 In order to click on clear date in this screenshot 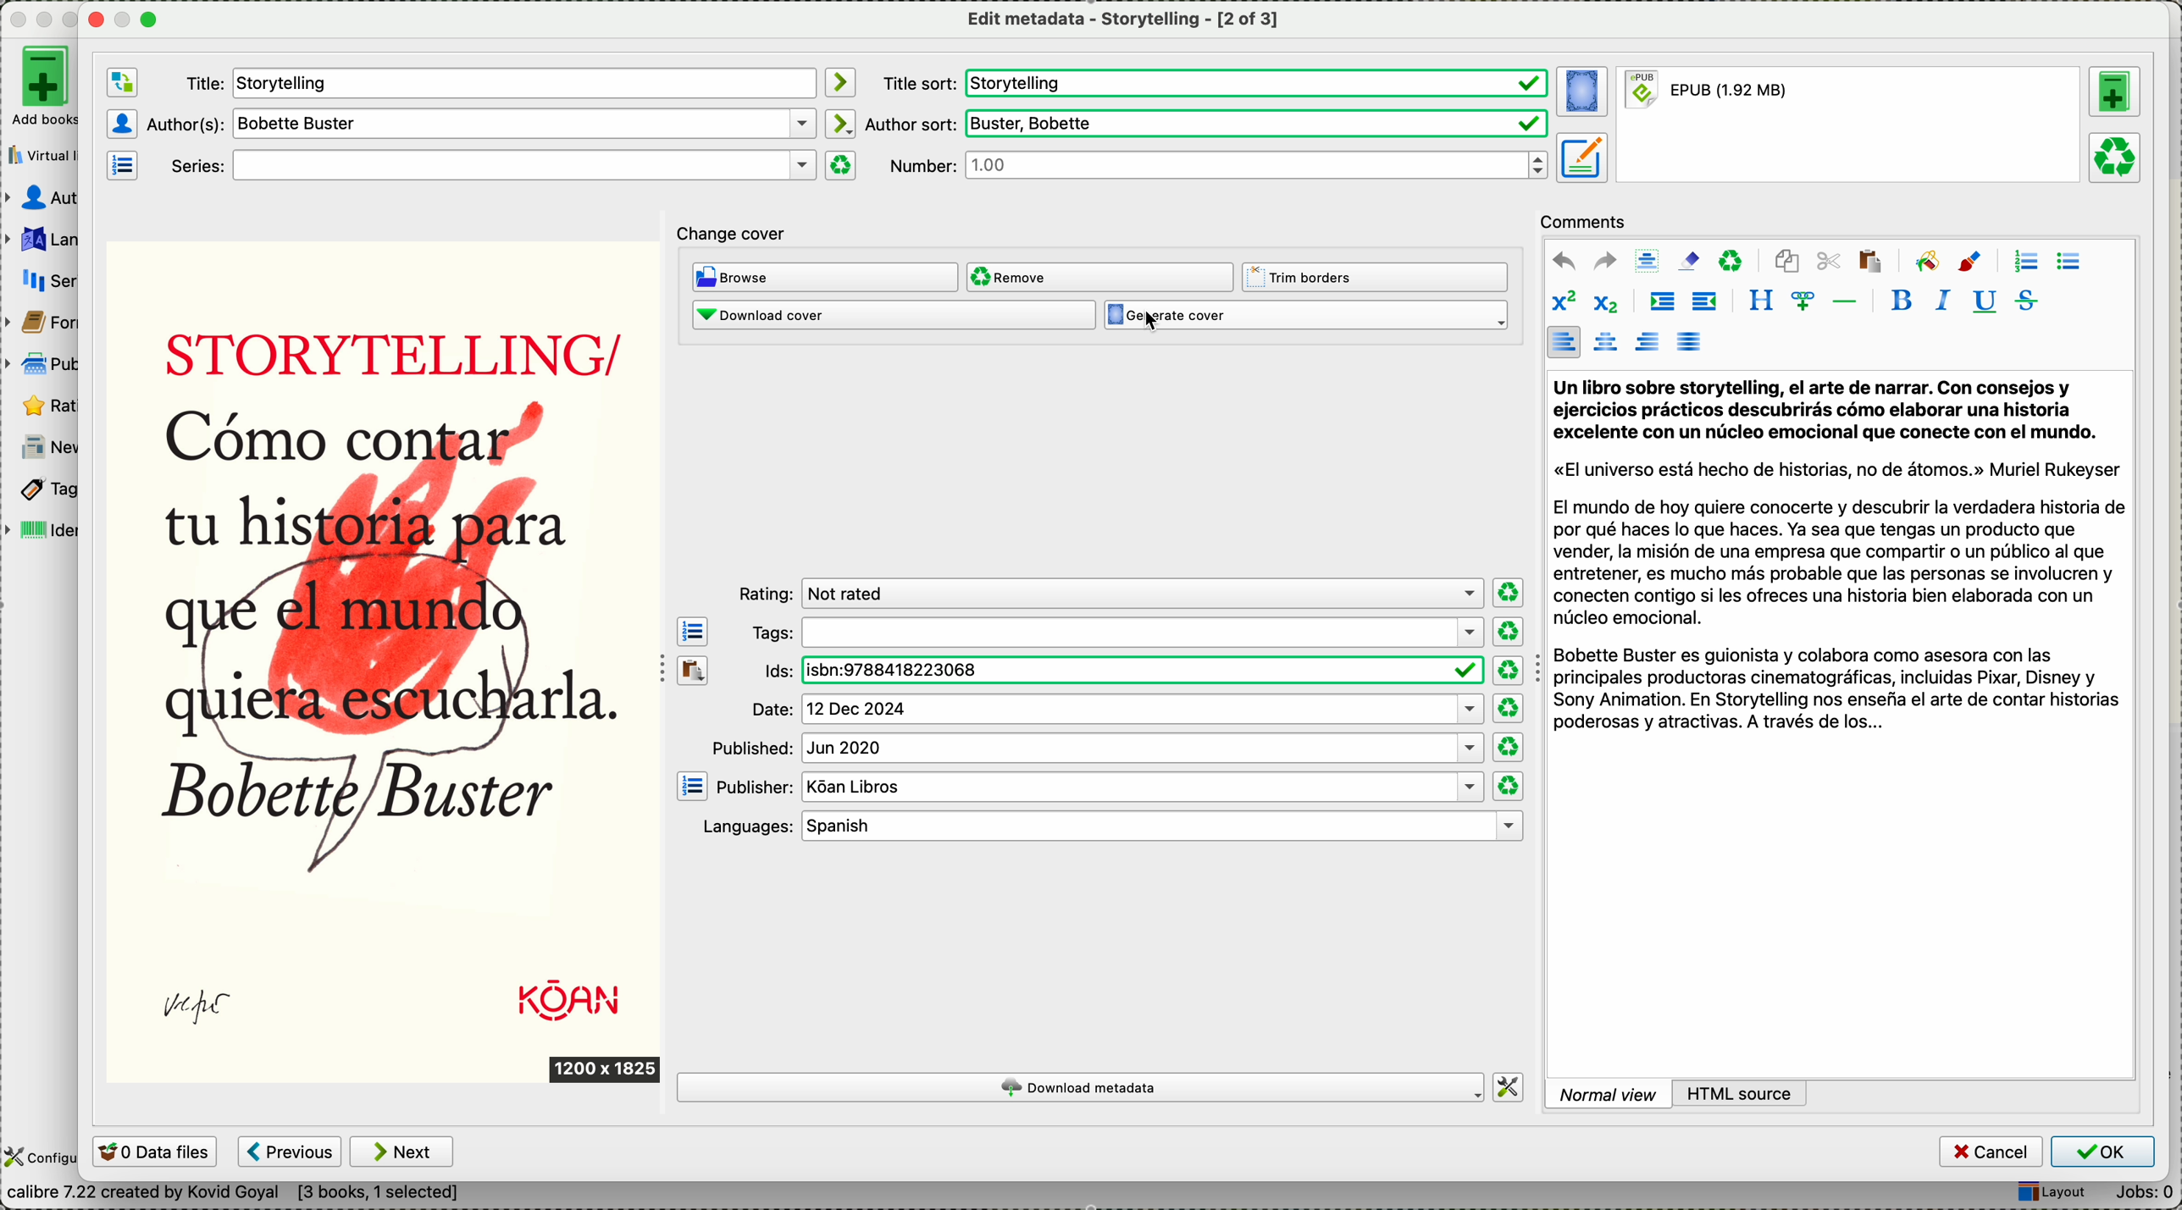, I will do `click(1509, 671)`.